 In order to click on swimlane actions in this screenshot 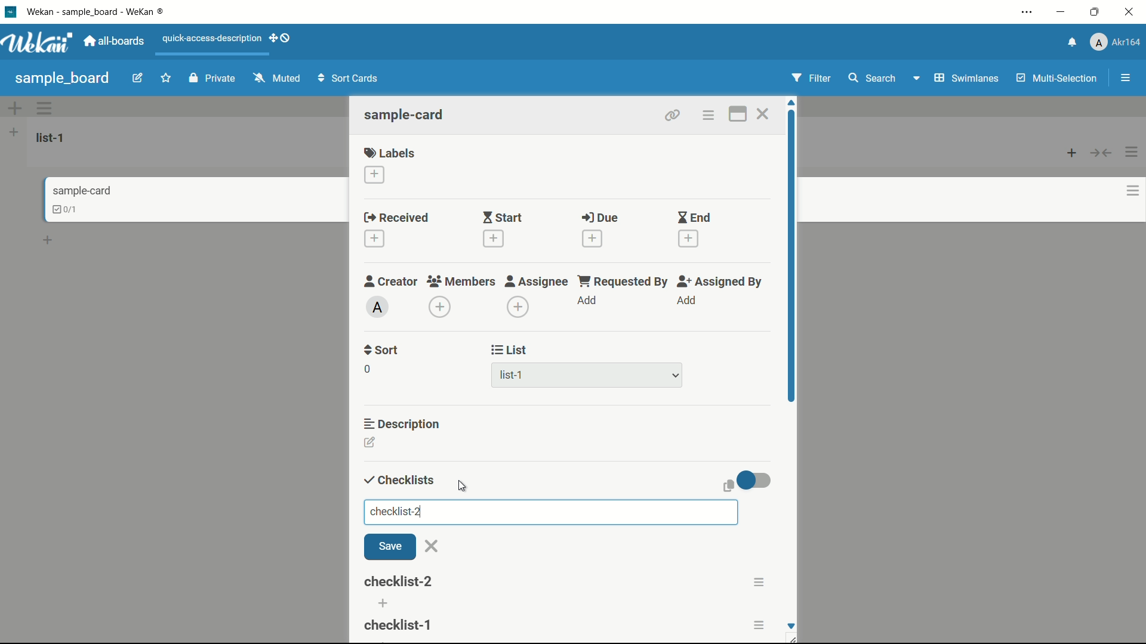, I will do `click(45, 108)`.